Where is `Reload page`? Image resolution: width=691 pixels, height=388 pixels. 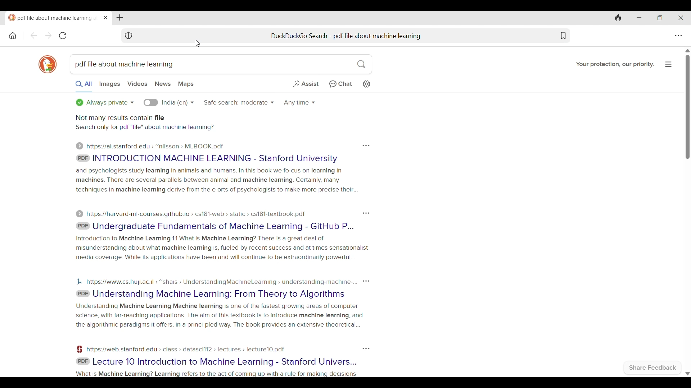 Reload page is located at coordinates (63, 36).